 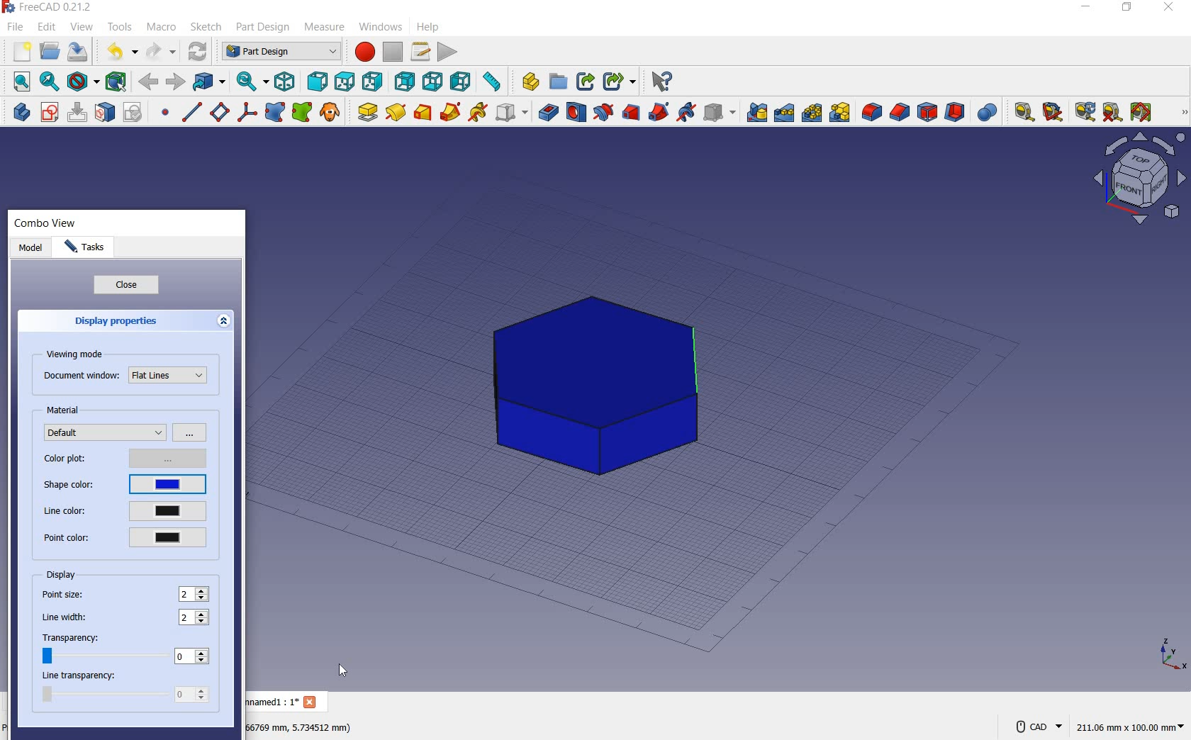 What do you see at coordinates (13, 28) in the screenshot?
I see `file` at bounding box center [13, 28].